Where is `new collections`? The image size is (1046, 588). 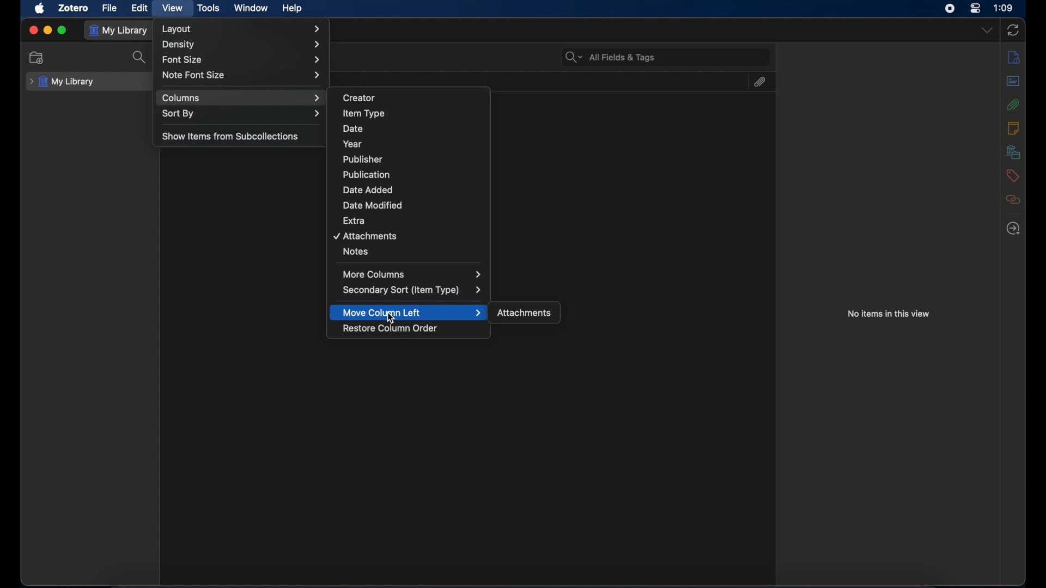 new collections is located at coordinates (38, 57).